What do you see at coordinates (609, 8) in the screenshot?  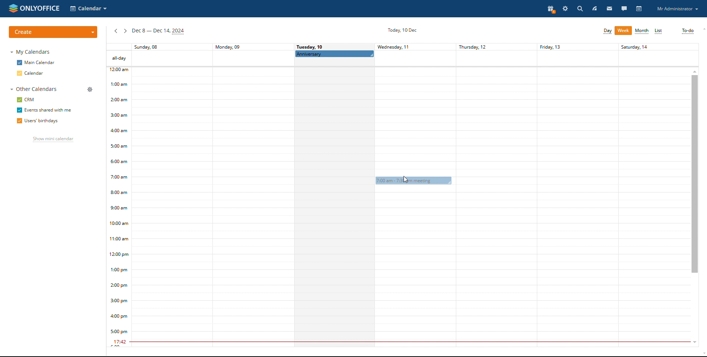 I see `mail` at bounding box center [609, 8].